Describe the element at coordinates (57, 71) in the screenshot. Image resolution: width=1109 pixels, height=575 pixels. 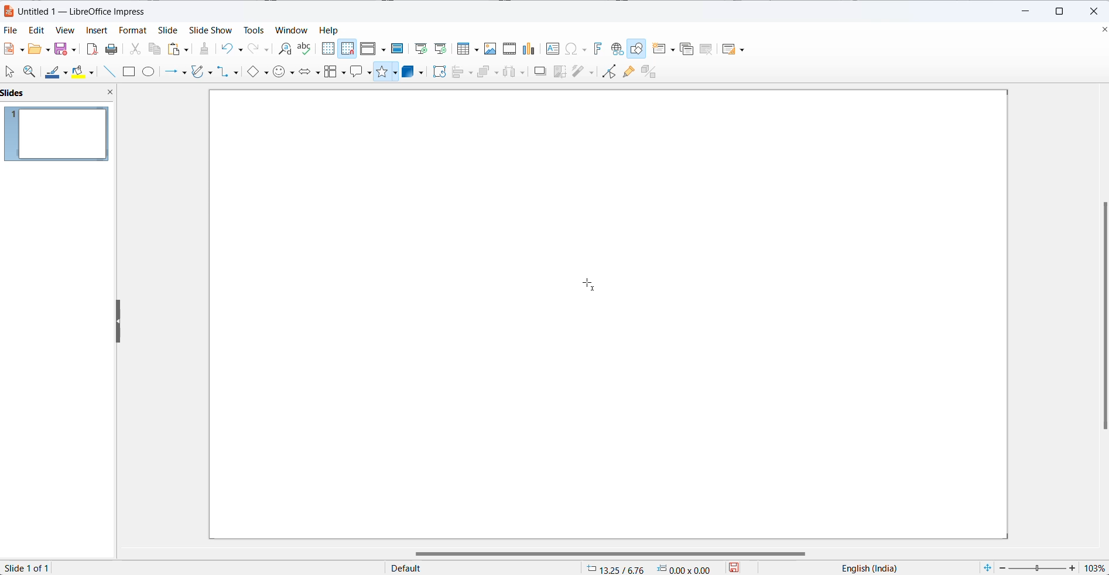
I see `line color` at that location.